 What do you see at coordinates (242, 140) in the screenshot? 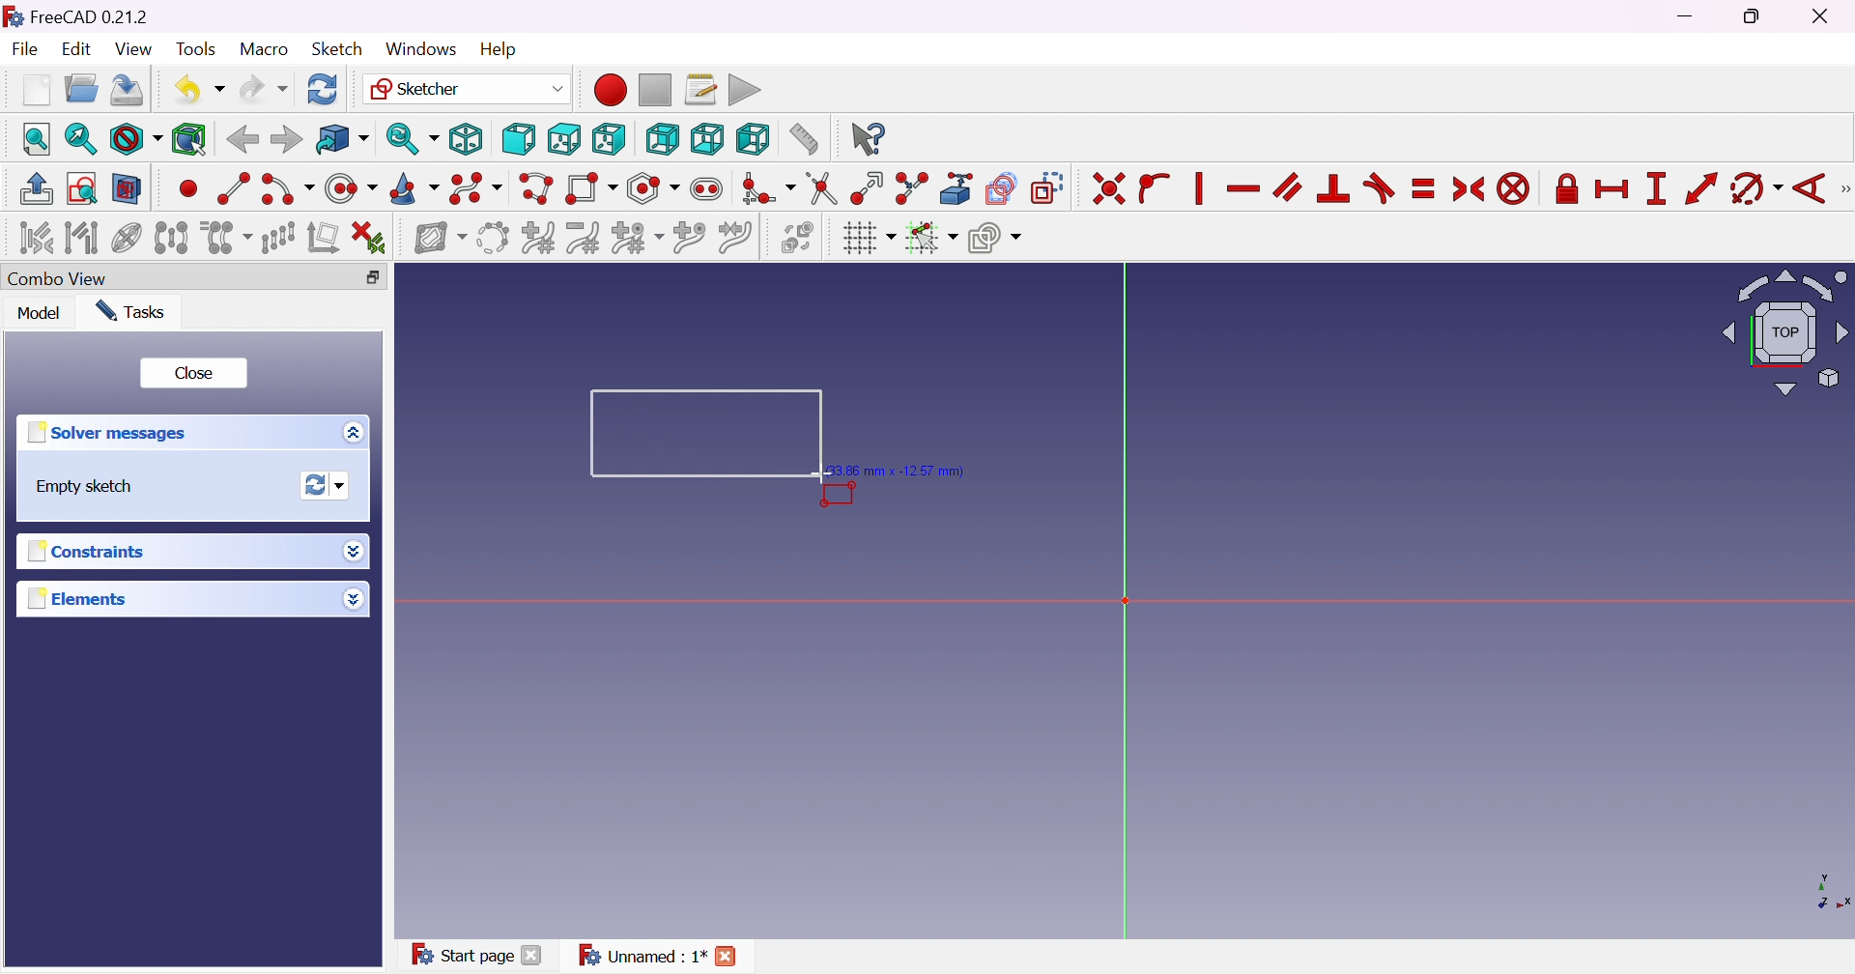
I see `Back` at bounding box center [242, 140].